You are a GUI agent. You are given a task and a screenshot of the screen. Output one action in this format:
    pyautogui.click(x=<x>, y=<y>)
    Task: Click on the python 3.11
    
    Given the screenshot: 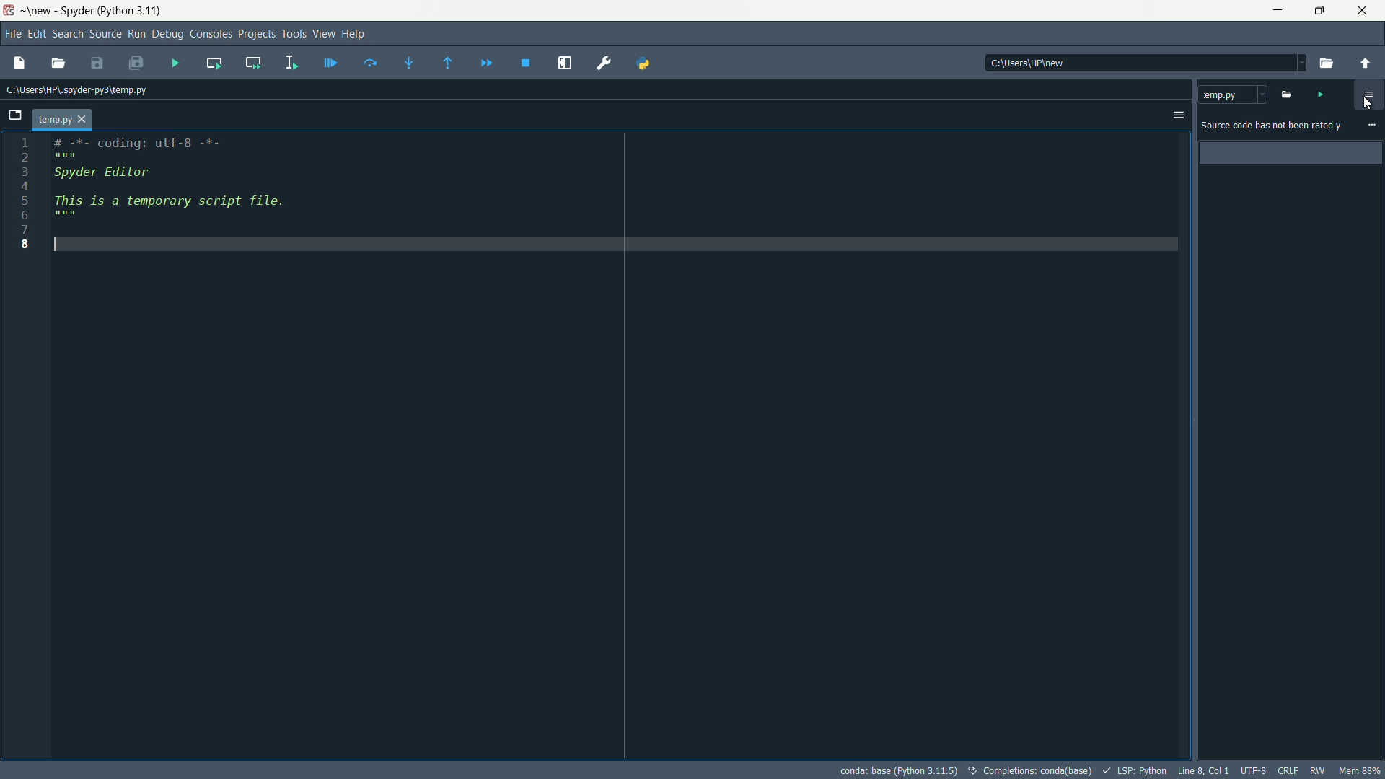 What is the action you would take?
    pyautogui.click(x=133, y=12)
    